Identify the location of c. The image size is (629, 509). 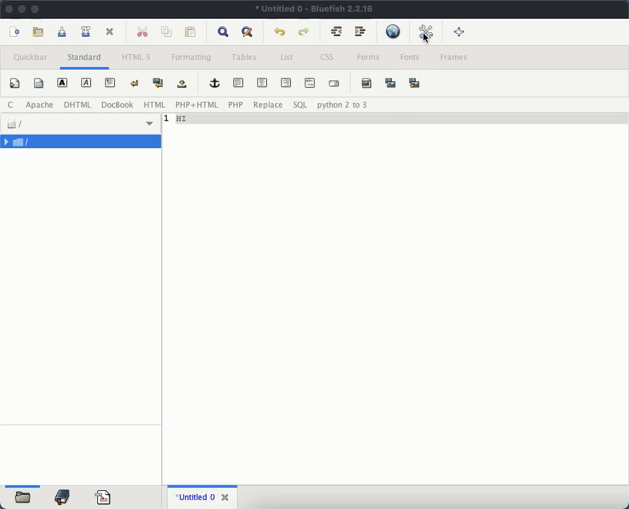
(12, 104).